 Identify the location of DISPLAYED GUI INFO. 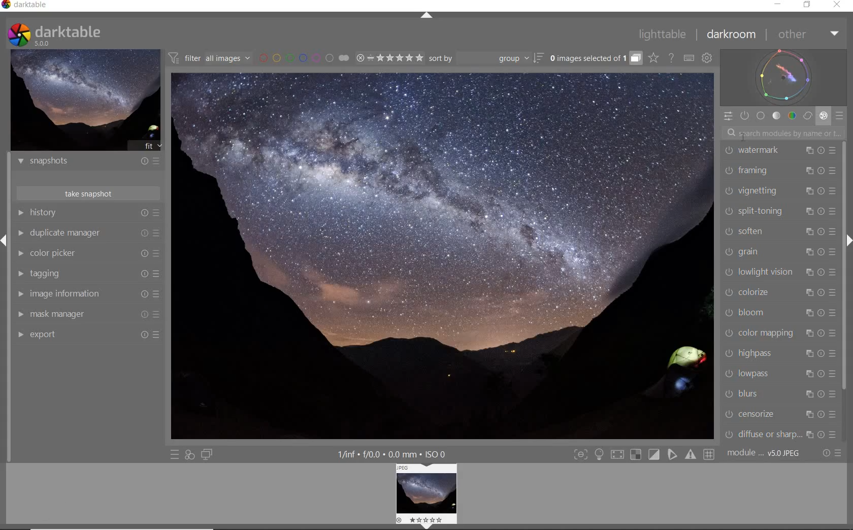
(391, 454).